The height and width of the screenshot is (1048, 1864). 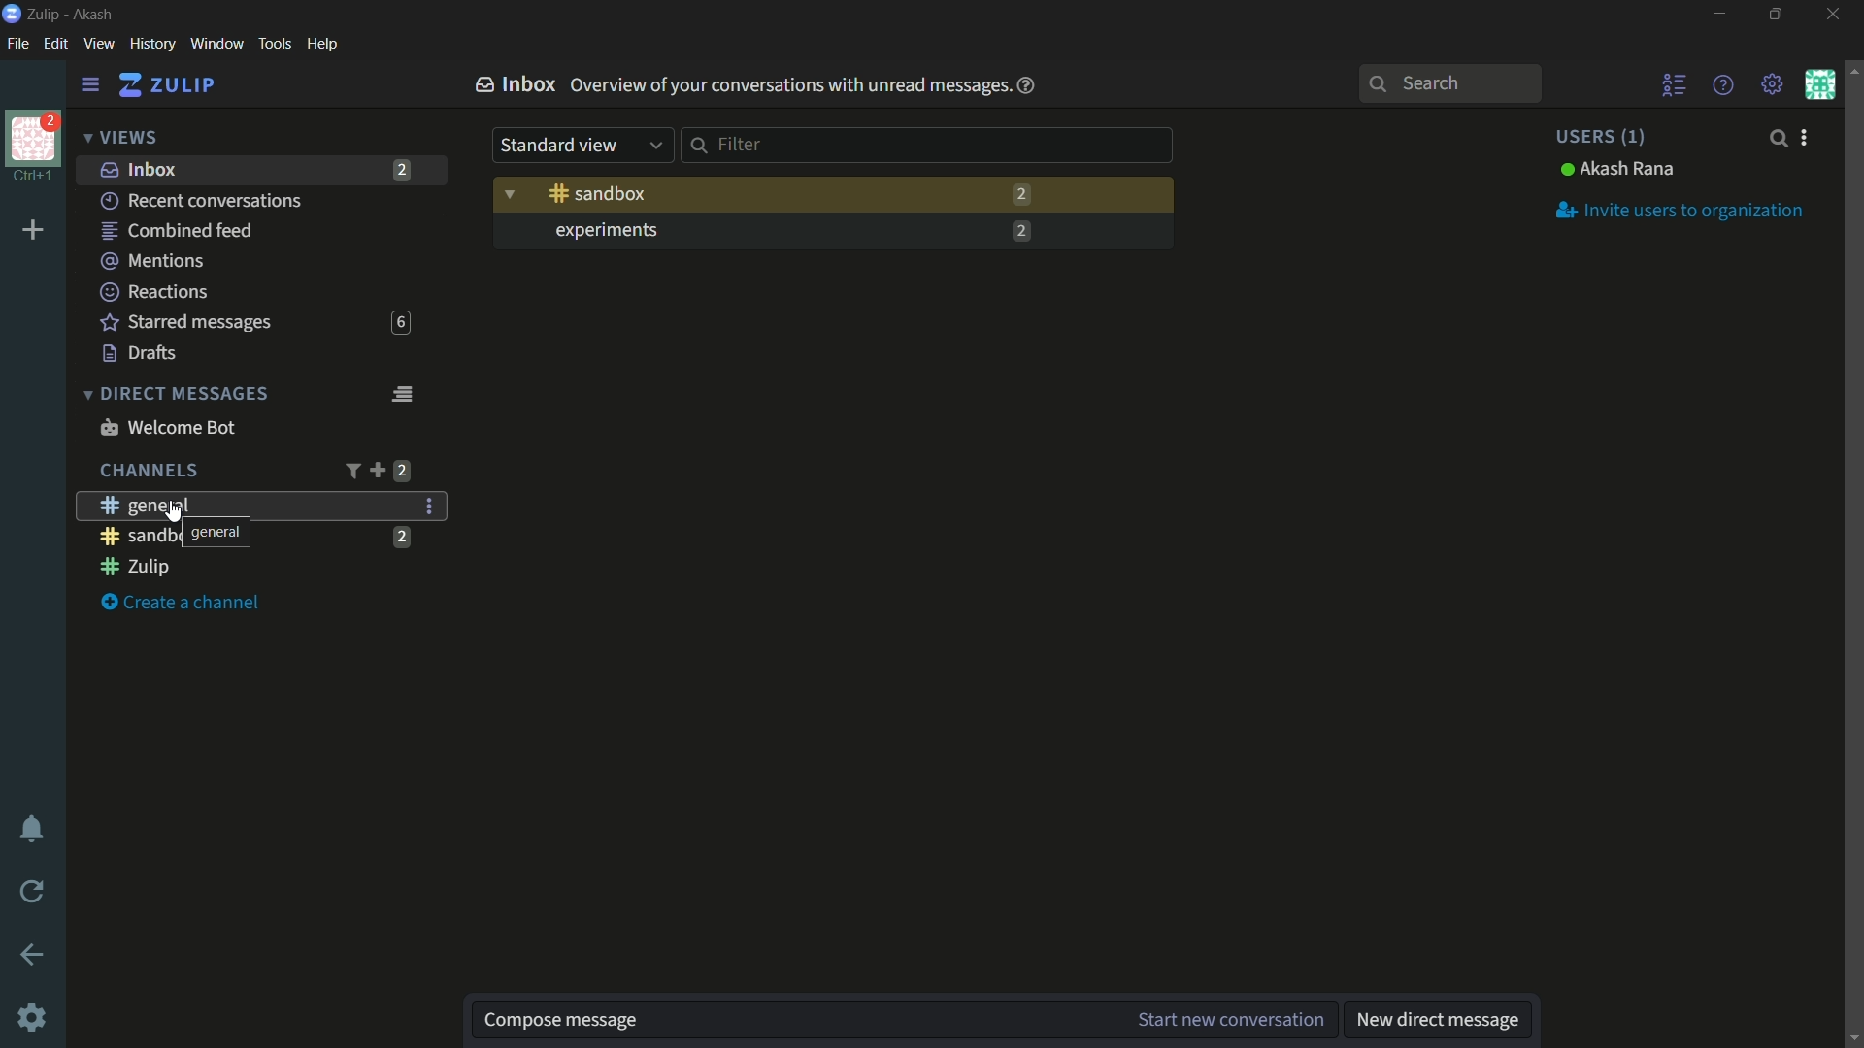 What do you see at coordinates (1598, 136) in the screenshot?
I see `users (1)` at bounding box center [1598, 136].